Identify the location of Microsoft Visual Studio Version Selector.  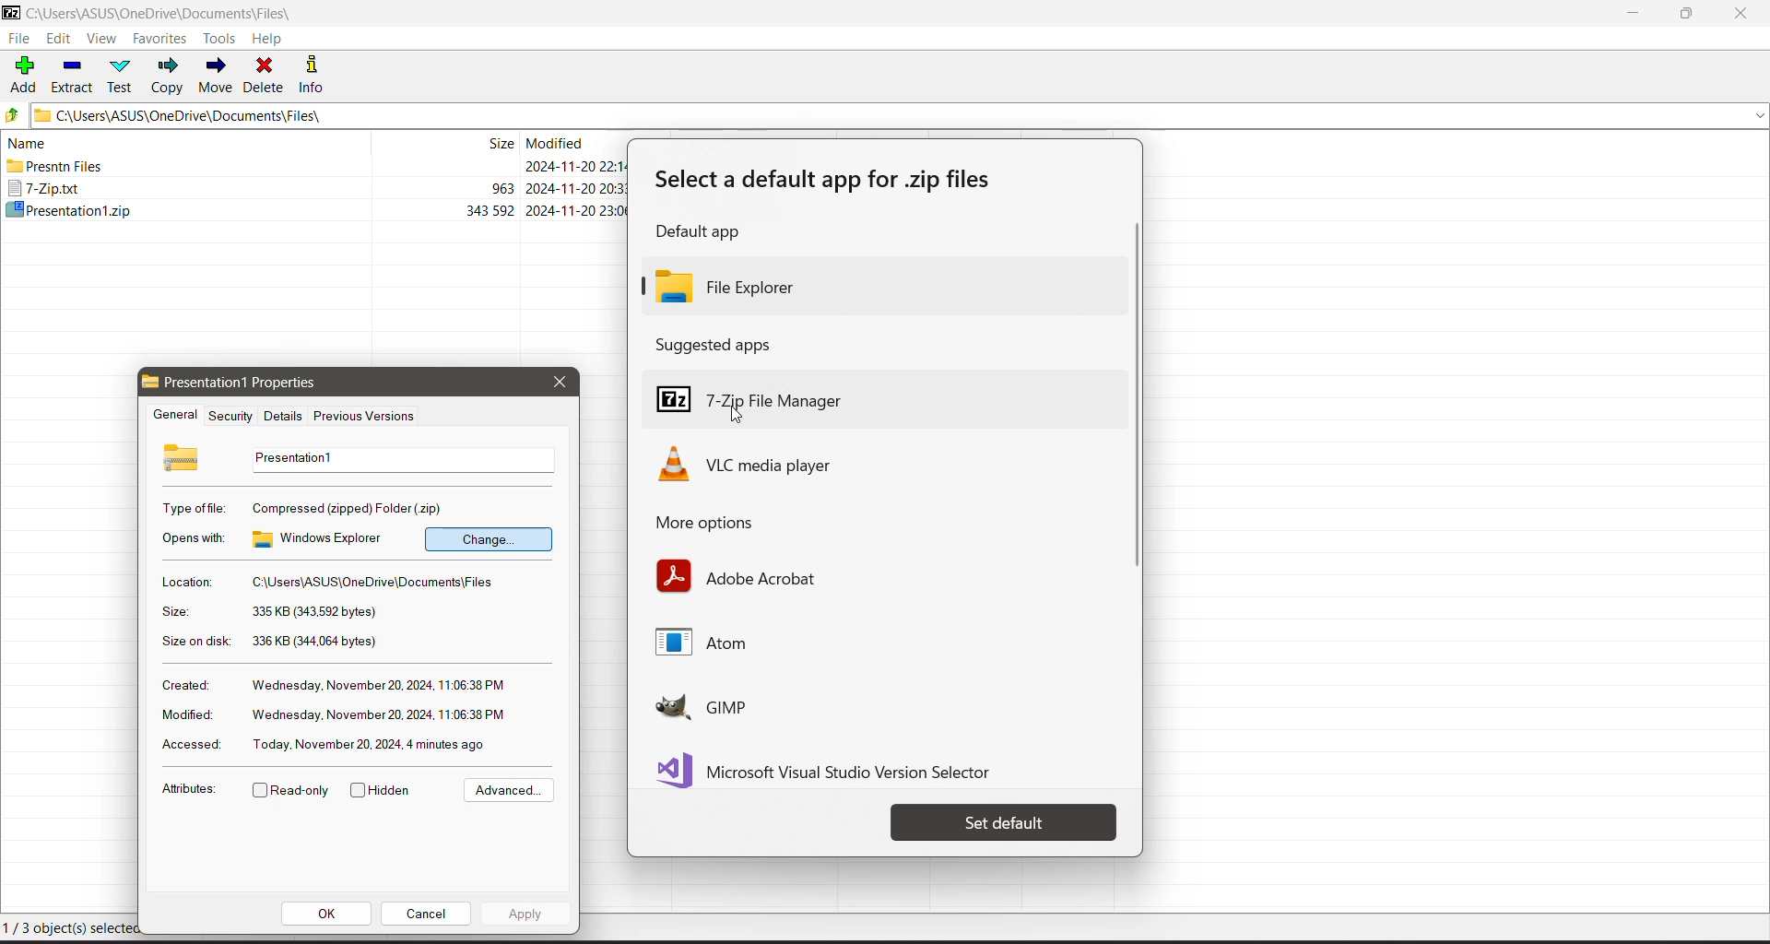
(833, 767).